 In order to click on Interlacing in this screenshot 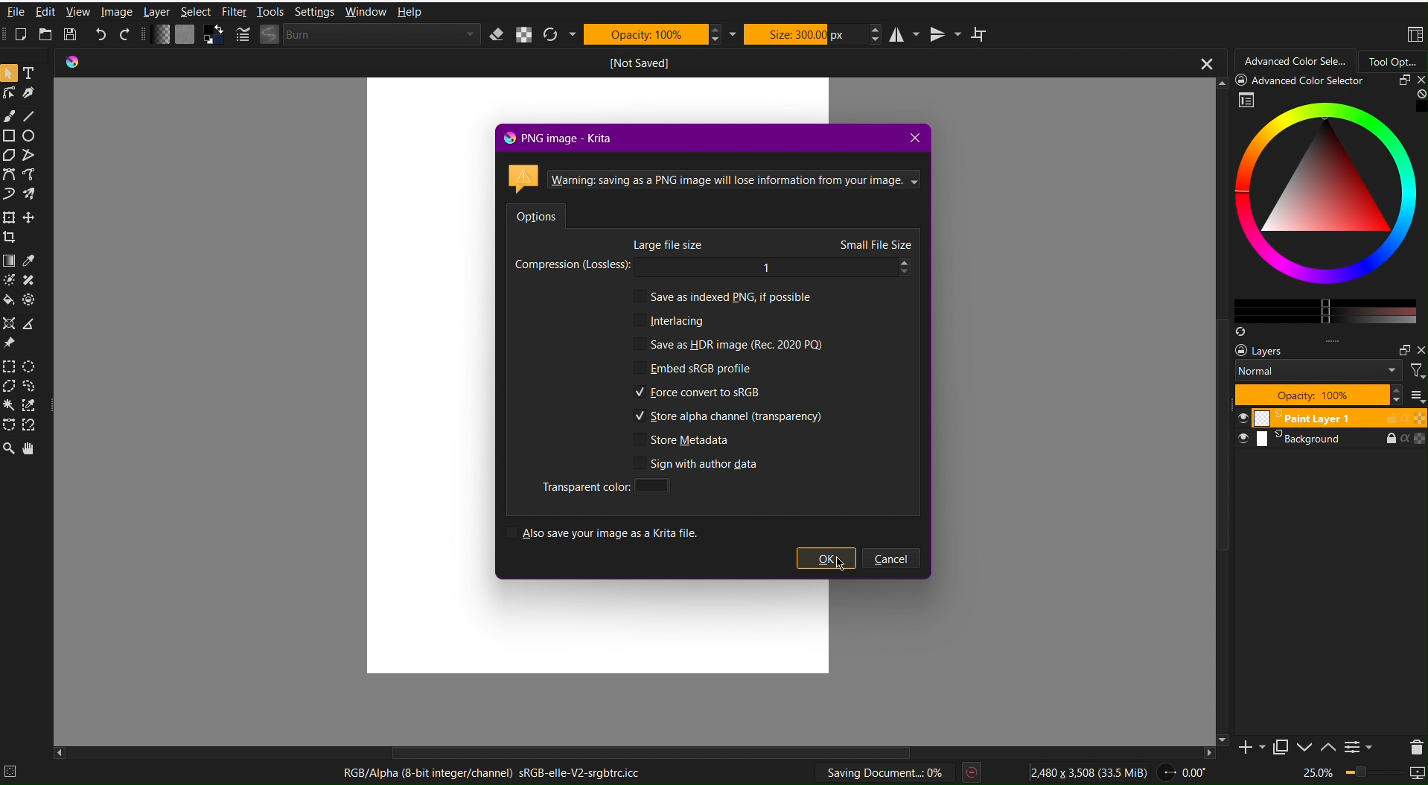, I will do `click(669, 320)`.